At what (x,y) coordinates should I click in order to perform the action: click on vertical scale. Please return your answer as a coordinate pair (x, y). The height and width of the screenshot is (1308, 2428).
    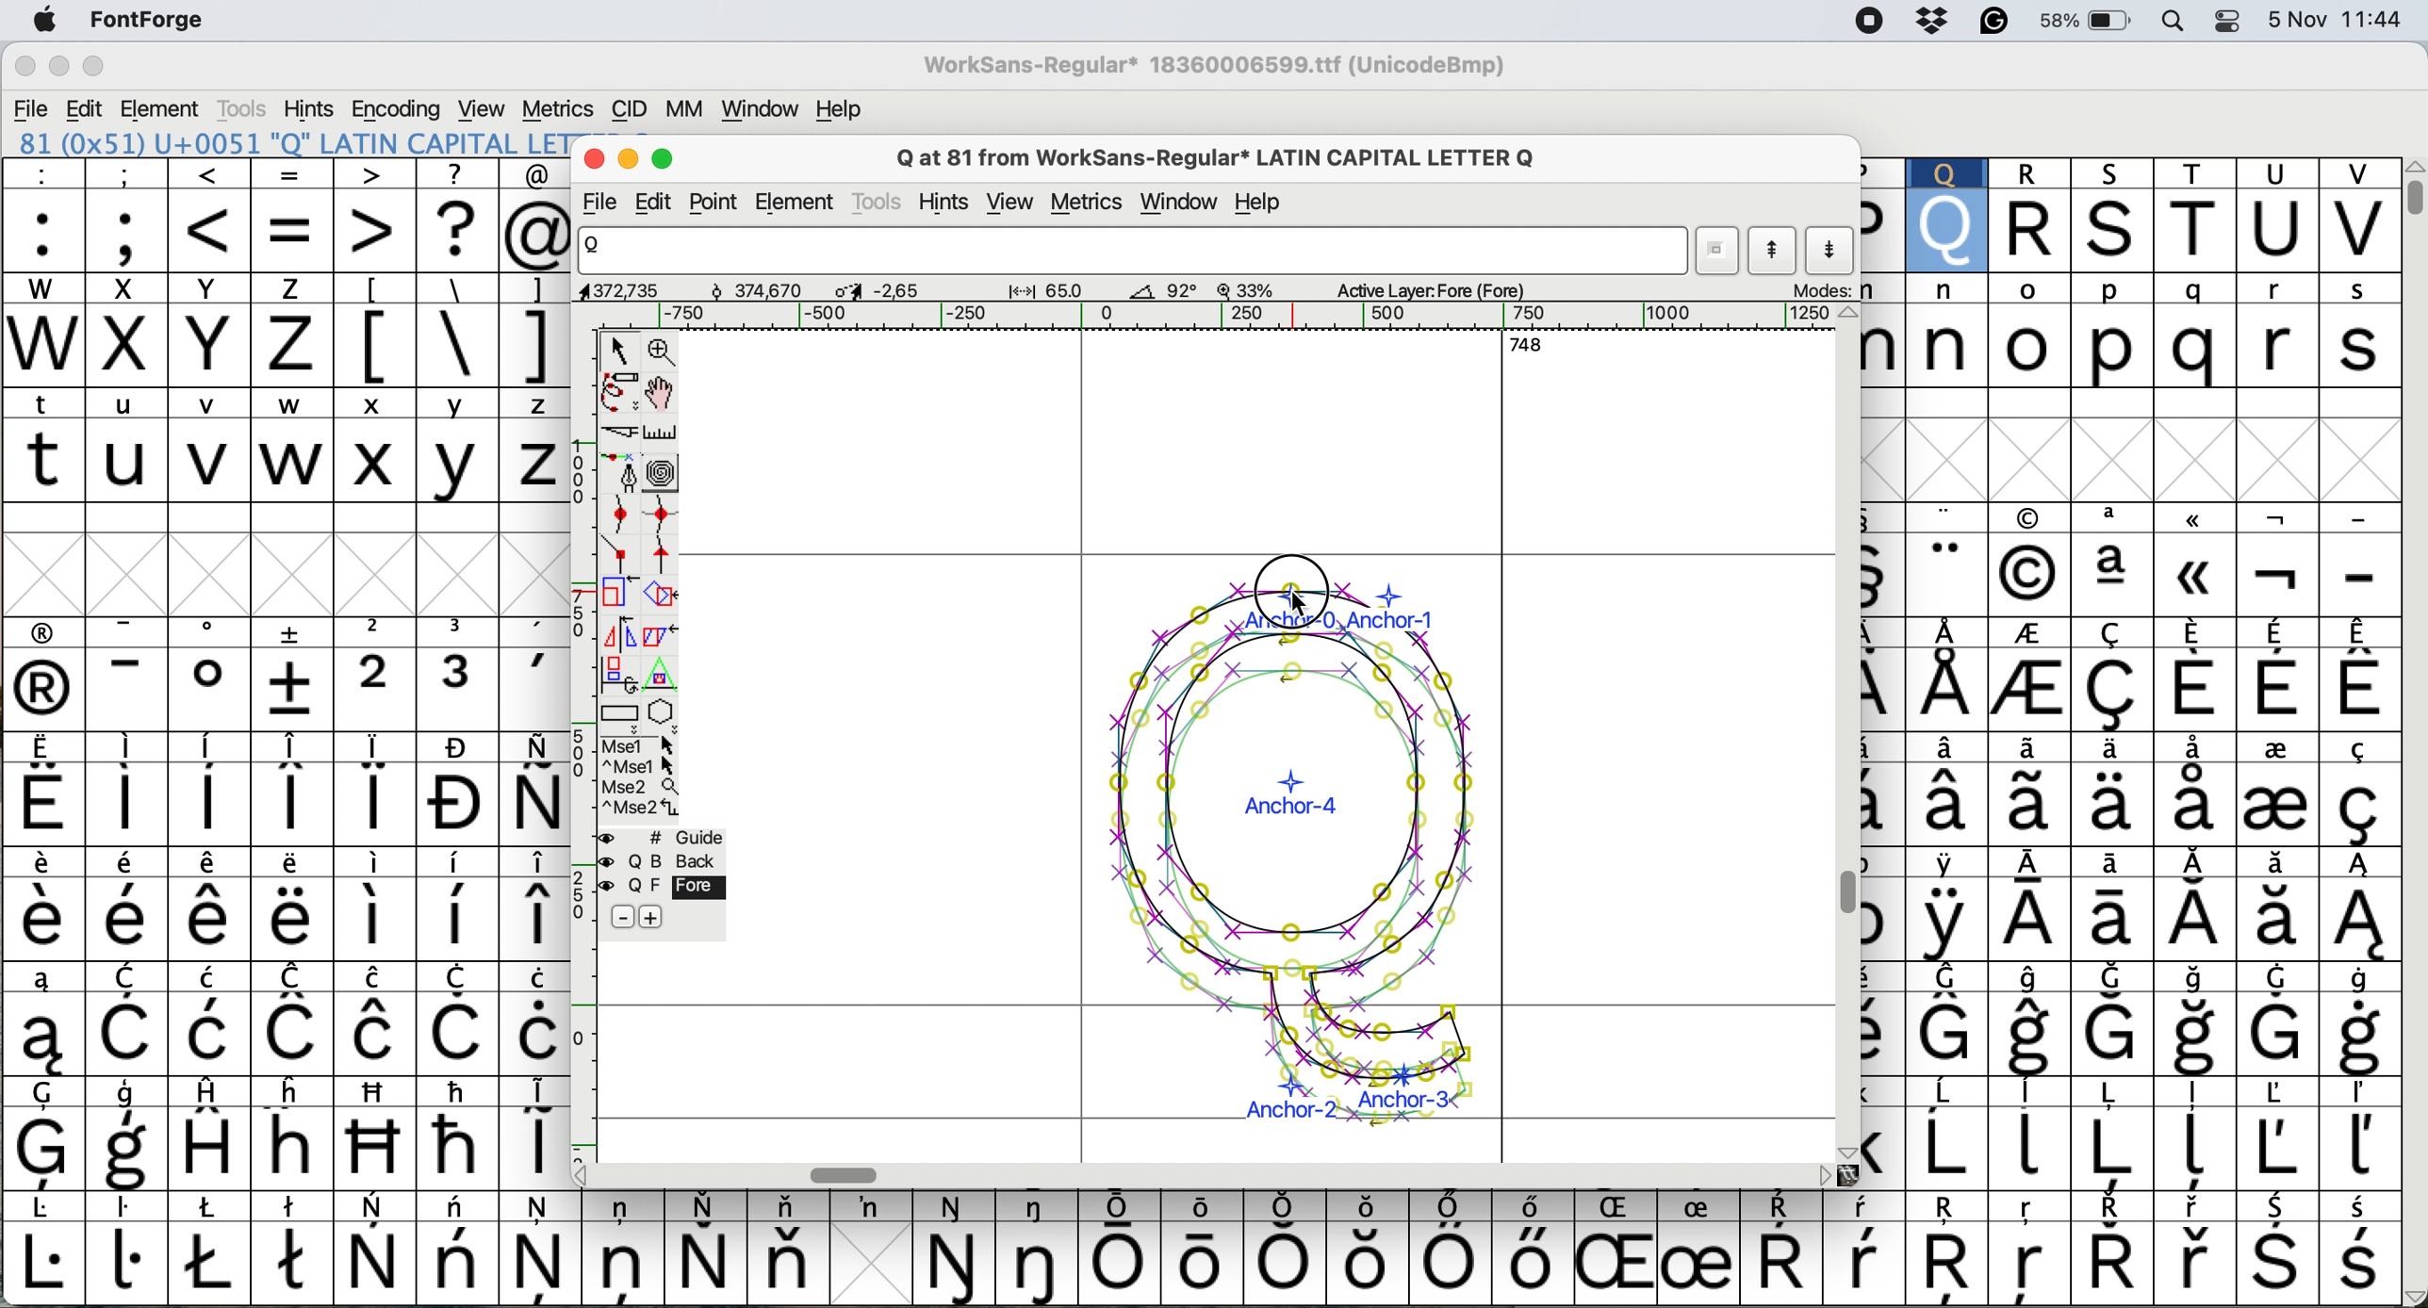
    Looking at the image, I should click on (573, 736).